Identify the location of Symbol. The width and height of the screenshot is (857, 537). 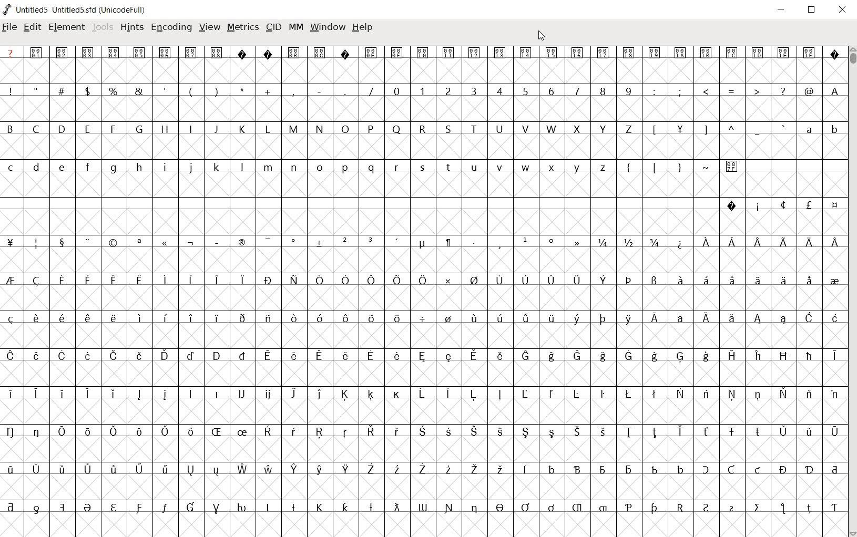
(707, 432).